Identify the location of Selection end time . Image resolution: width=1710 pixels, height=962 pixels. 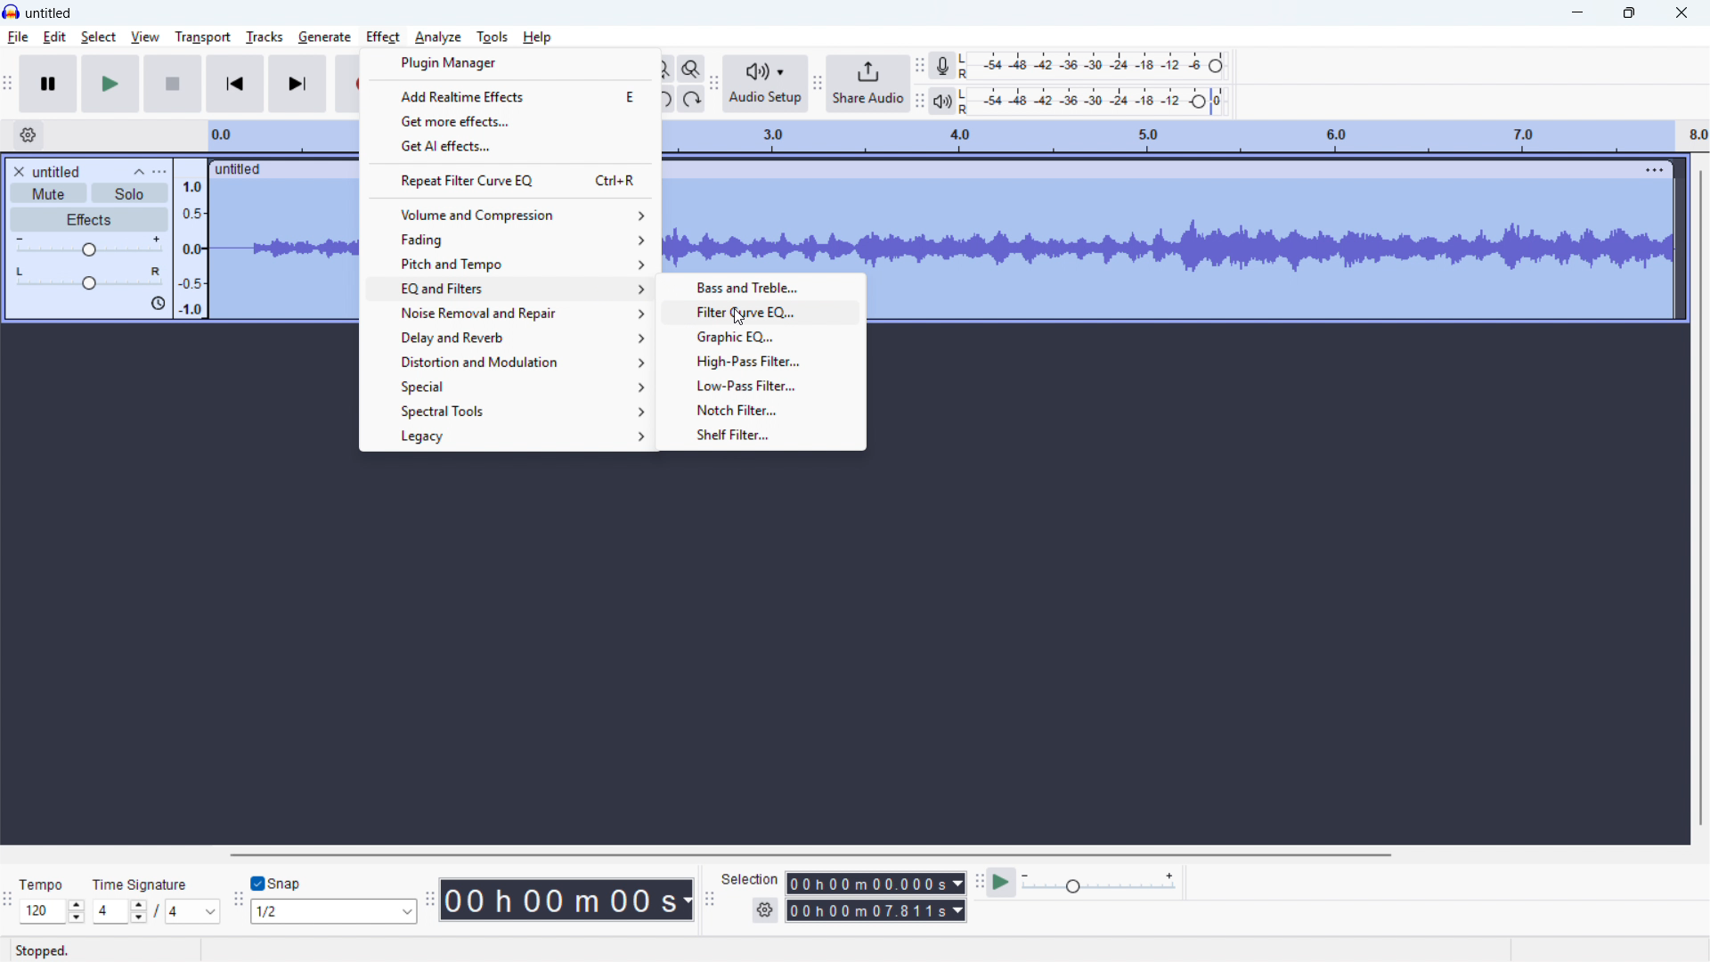
(877, 911).